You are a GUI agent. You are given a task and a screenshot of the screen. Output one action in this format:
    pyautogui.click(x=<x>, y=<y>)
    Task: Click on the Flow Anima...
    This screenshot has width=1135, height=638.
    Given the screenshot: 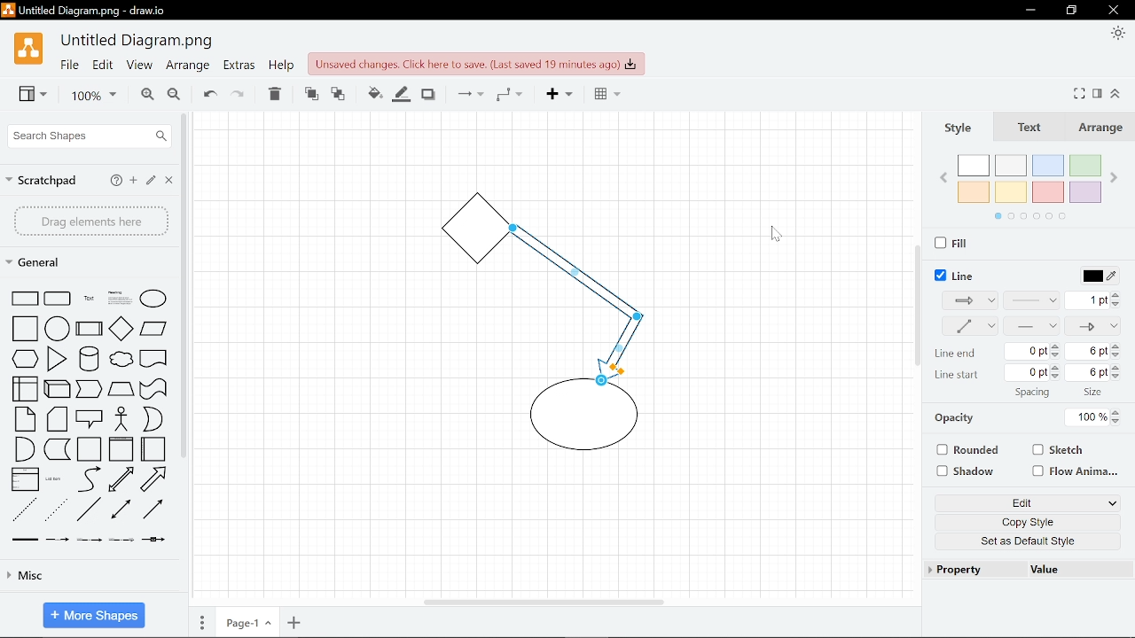 What is the action you would take?
    pyautogui.click(x=1077, y=471)
    